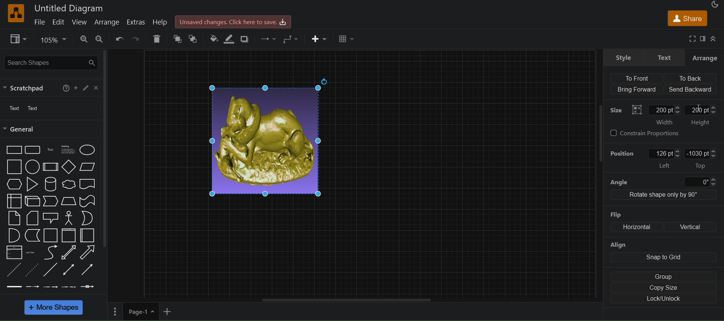 The height and width of the screenshot is (321, 724). I want to click on to back, so click(193, 40).